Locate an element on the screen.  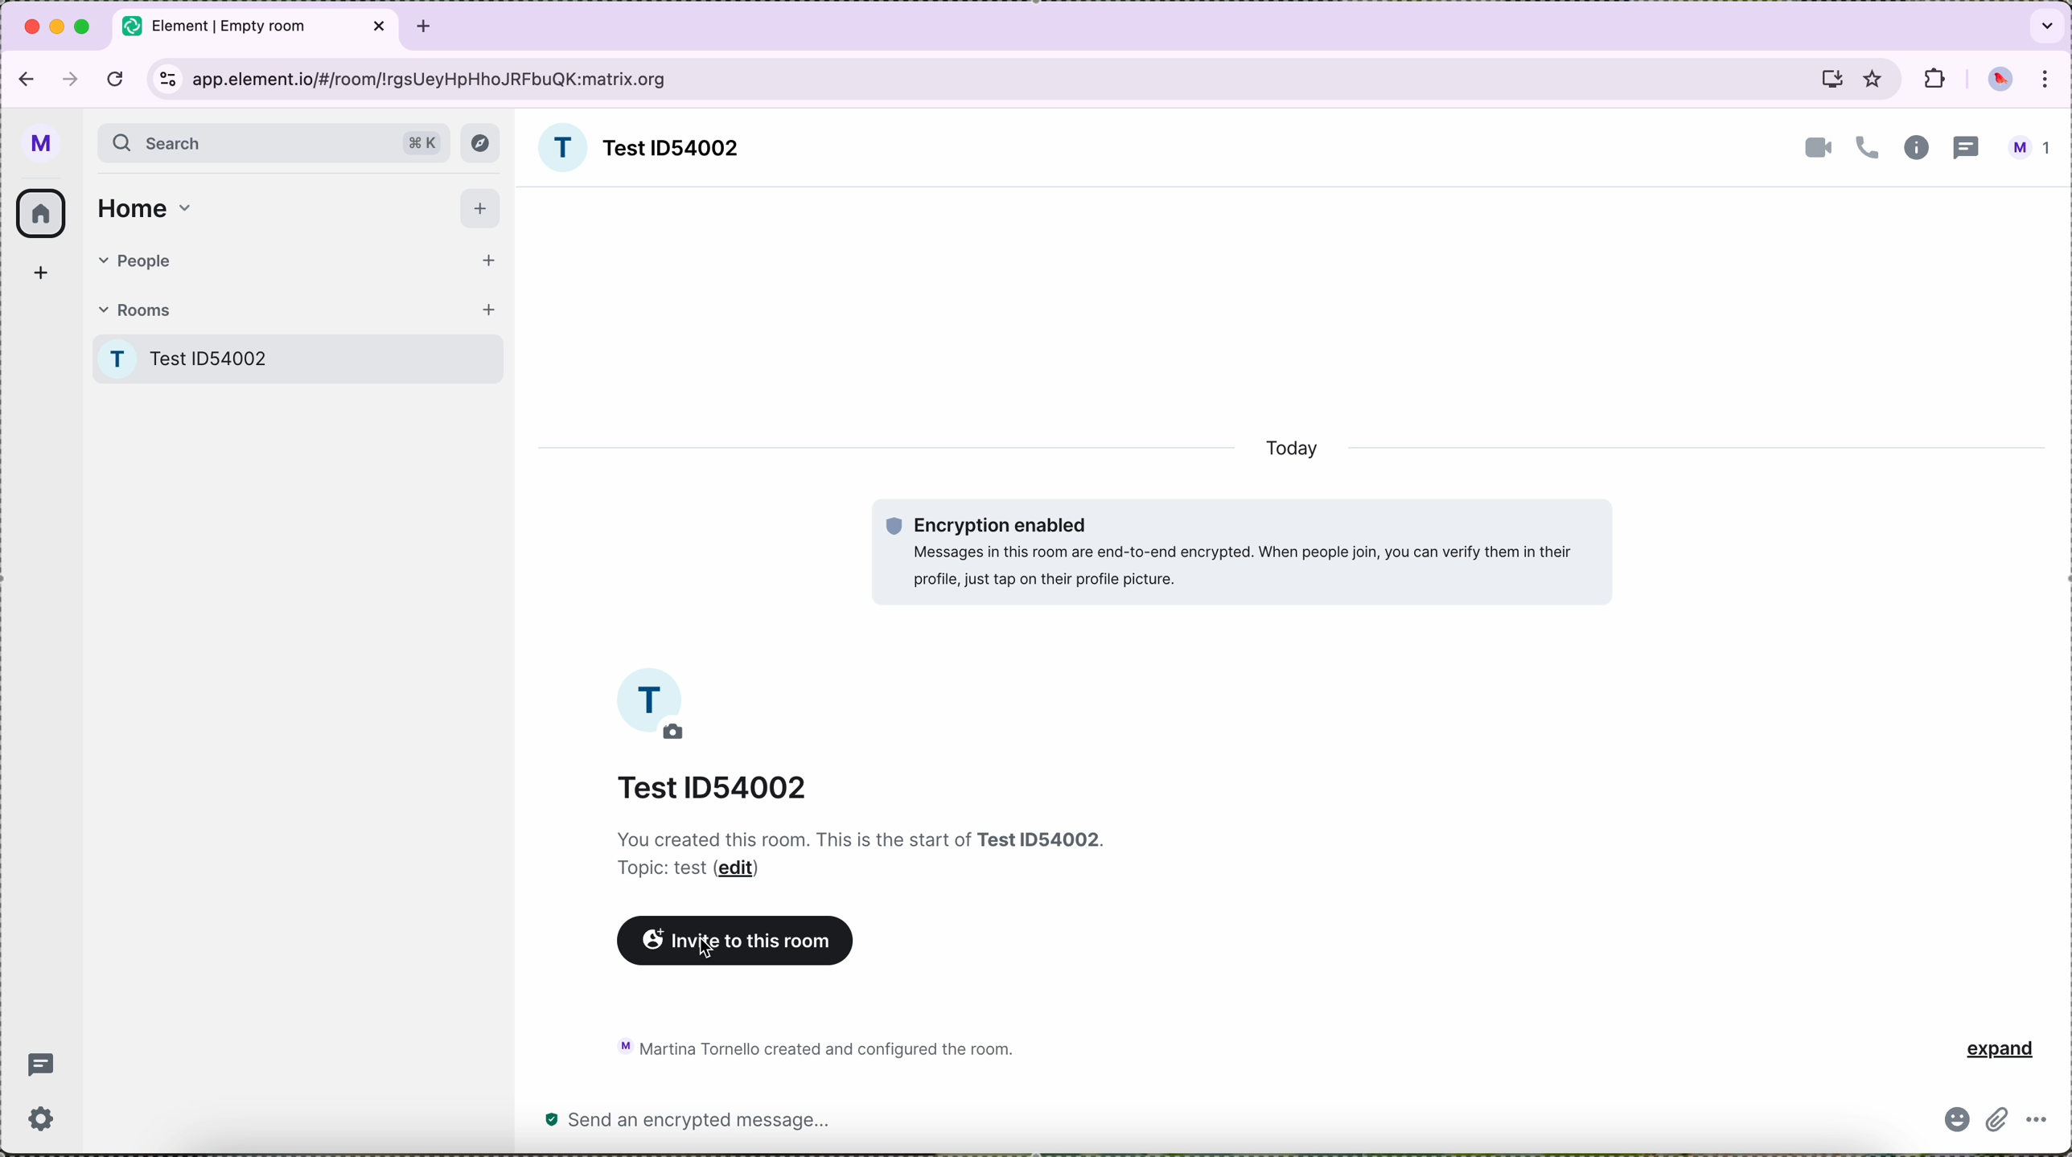
rooms tab is located at coordinates (297, 306).